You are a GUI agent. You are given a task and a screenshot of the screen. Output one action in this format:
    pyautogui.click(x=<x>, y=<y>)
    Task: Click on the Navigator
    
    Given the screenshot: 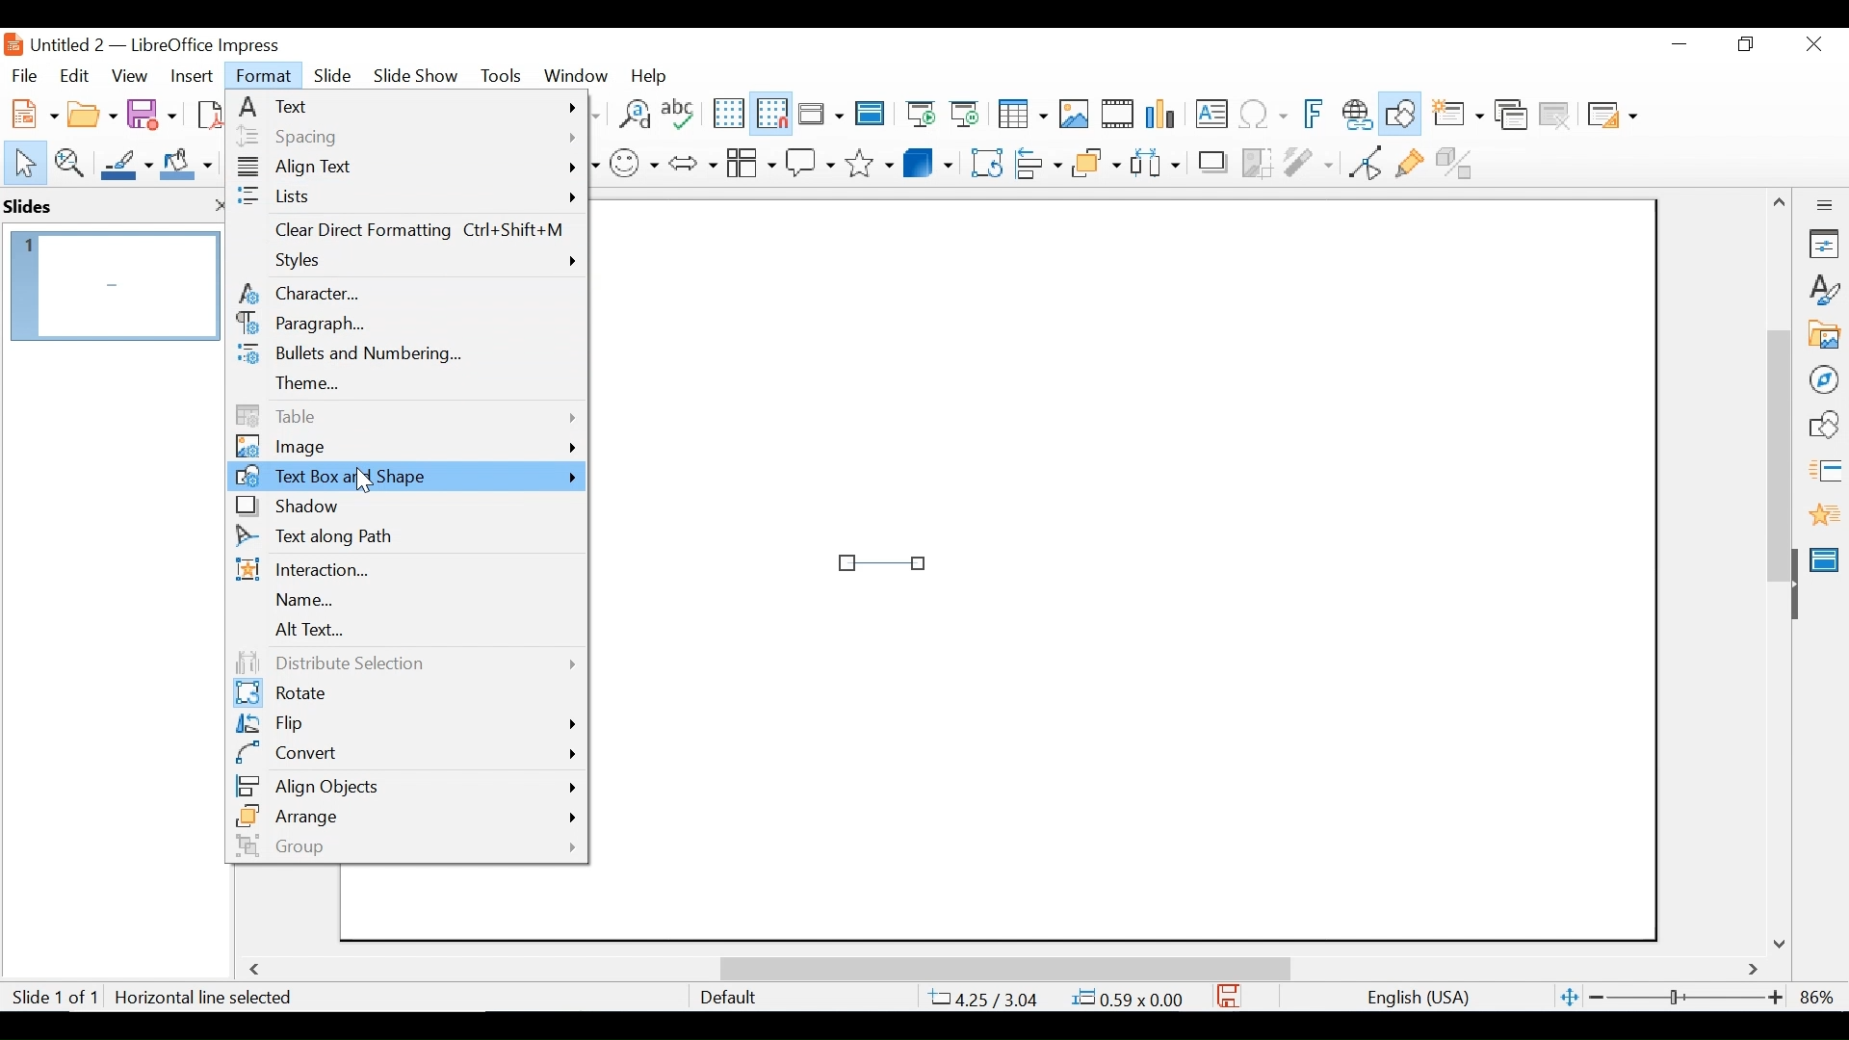 What is the action you would take?
    pyautogui.click(x=1823, y=378)
    